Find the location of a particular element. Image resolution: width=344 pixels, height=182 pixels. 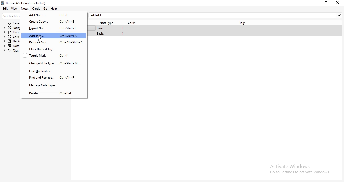

note types is located at coordinates (12, 46).